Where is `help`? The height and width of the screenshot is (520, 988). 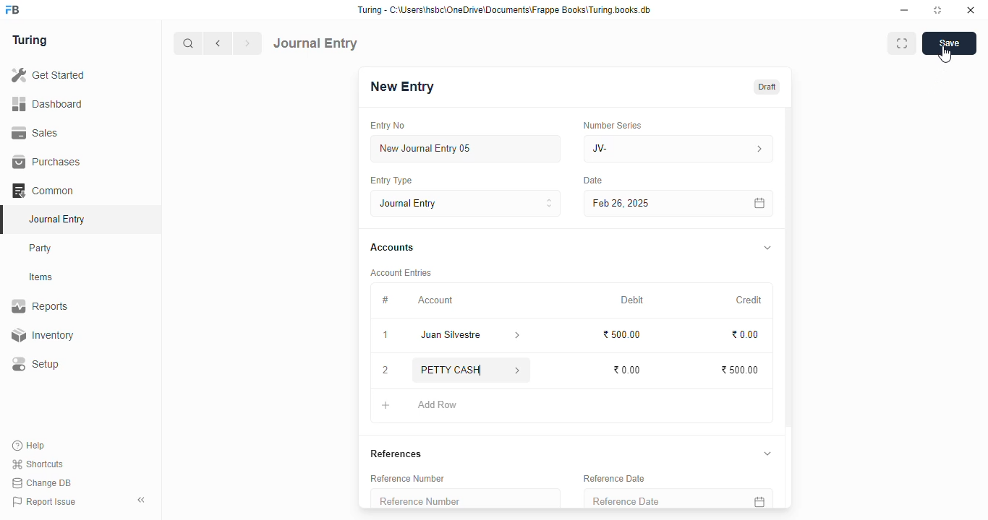 help is located at coordinates (30, 445).